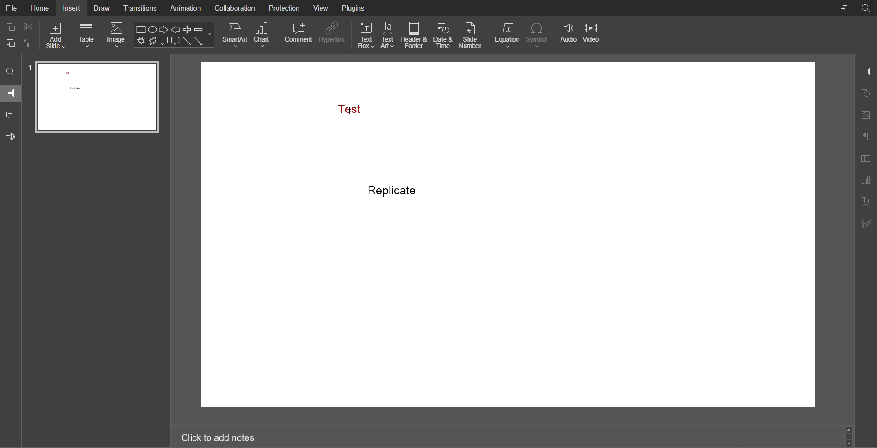 This screenshot has width=877, height=448. I want to click on Comment, so click(298, 35).